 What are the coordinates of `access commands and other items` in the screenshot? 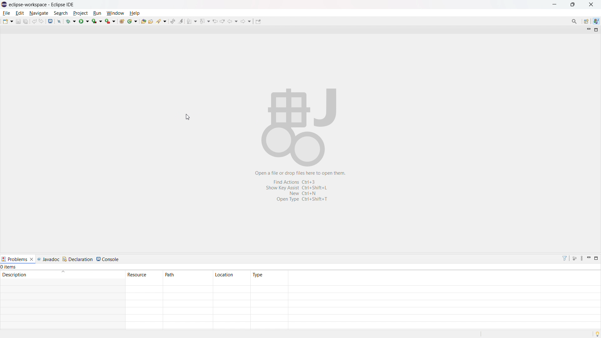 It's located at (574, 22).